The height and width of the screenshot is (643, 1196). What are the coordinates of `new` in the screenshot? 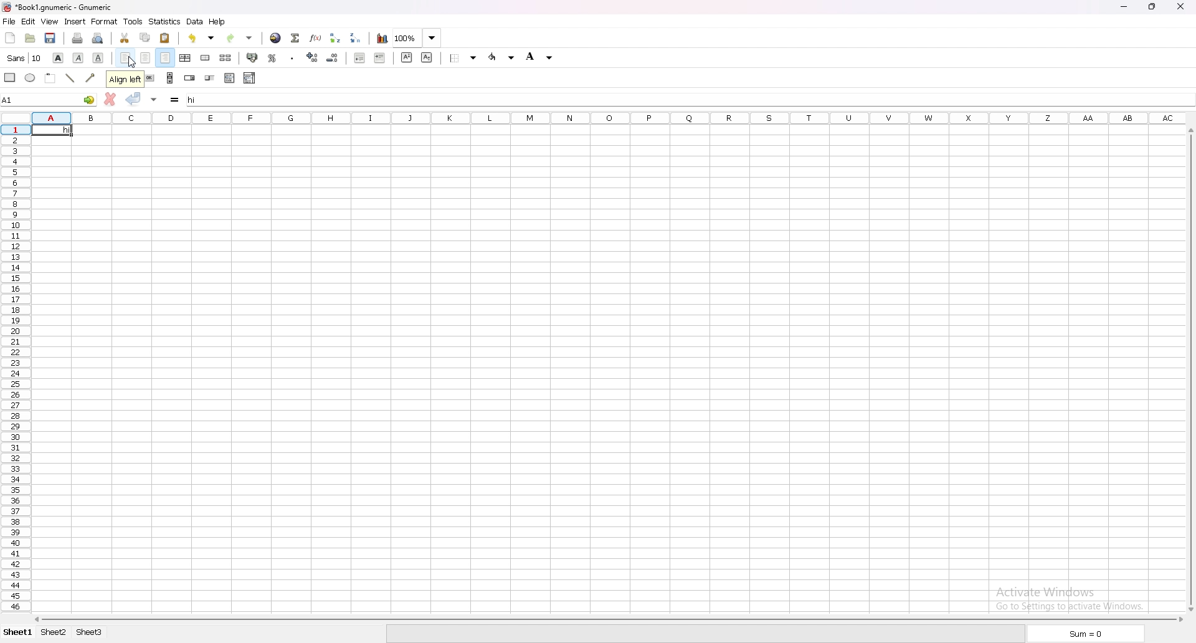 It's located at (9, 37).